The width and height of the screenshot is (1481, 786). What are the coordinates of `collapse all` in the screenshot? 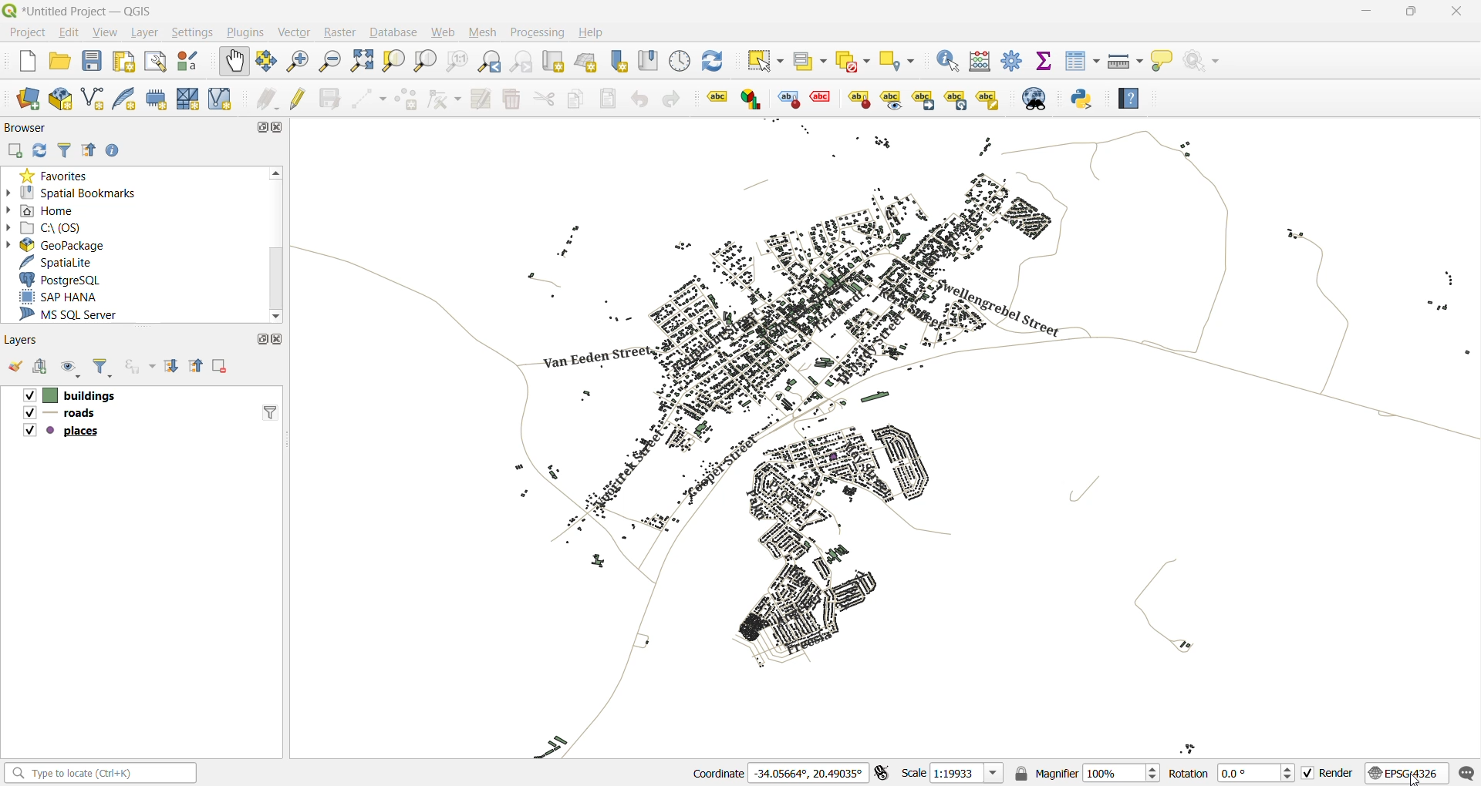 It's located at (196, 367).